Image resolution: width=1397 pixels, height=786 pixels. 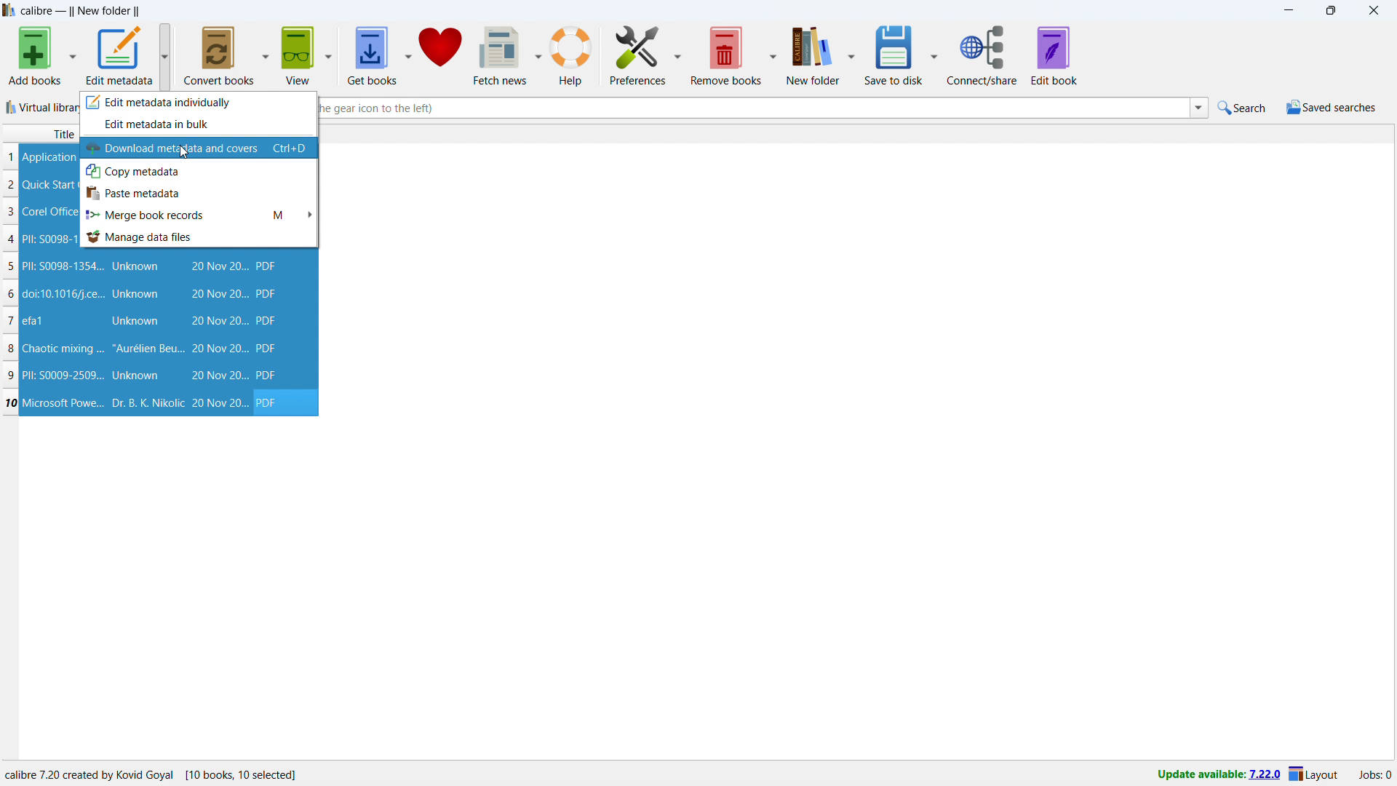 What do you see at coordinates (1314, 775) in the screenshot?
I see `layout` at bounding box center [1314, 775].